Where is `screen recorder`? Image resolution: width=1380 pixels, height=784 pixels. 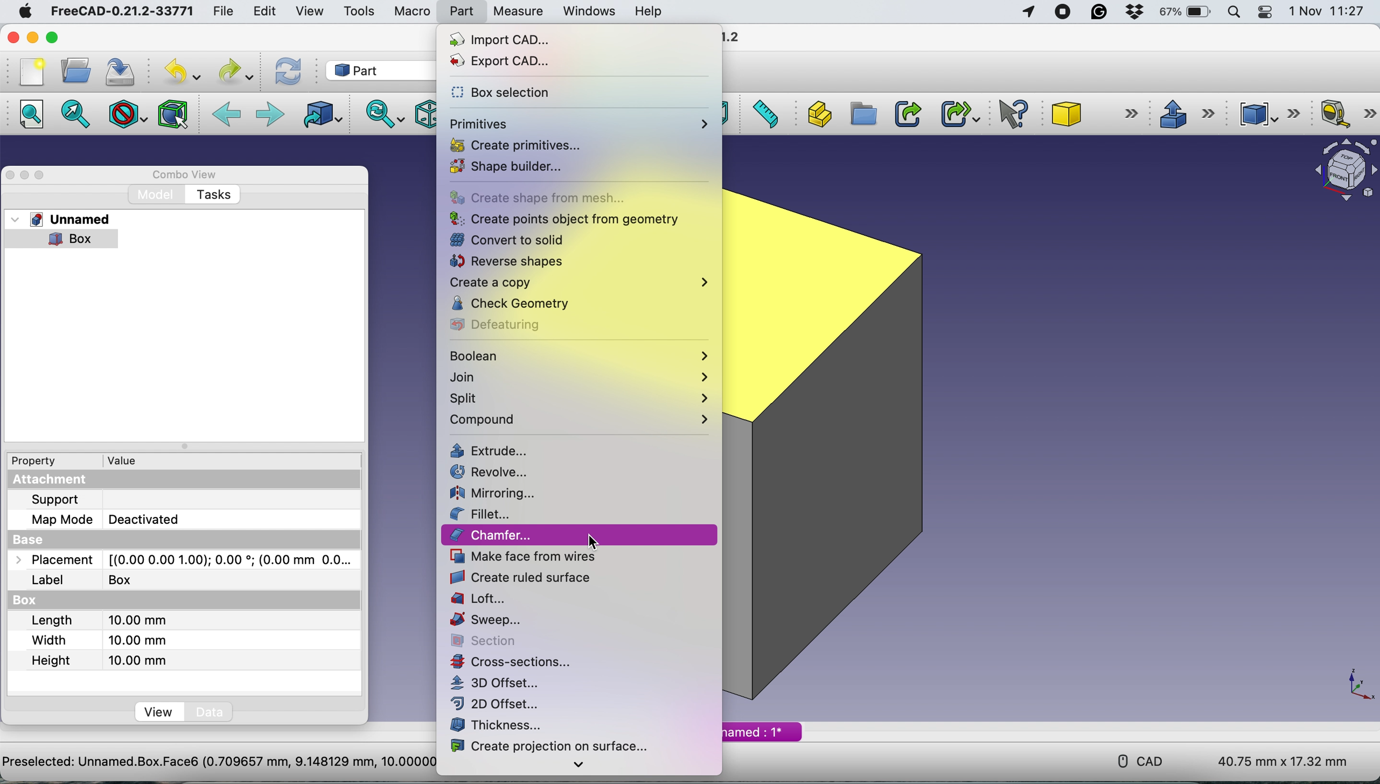
screen recorder is located at coordinates (1064, 12).